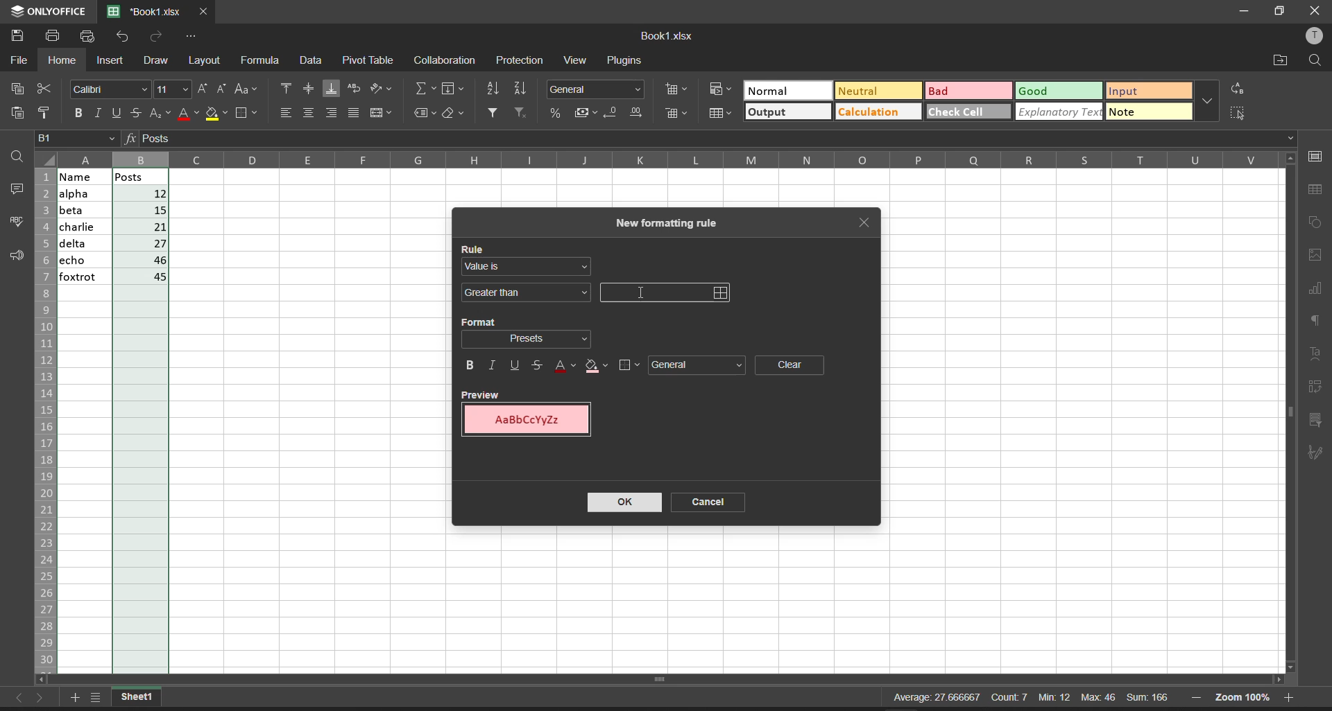 This screenshot has height=711, width=1332. Describe the element at coordinates (353, 114) in the screenshot. I see `justified` at that location.